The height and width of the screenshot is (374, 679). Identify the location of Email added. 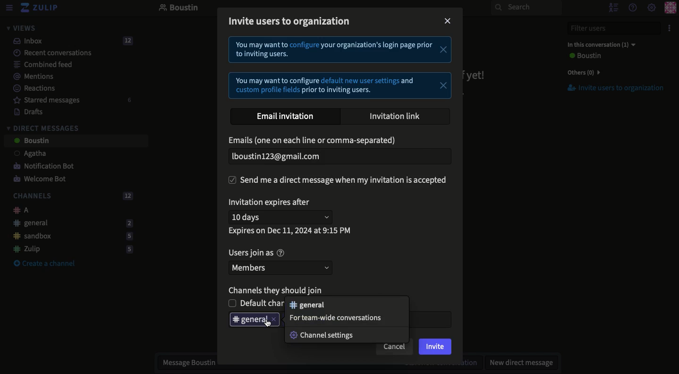
(337, 157).